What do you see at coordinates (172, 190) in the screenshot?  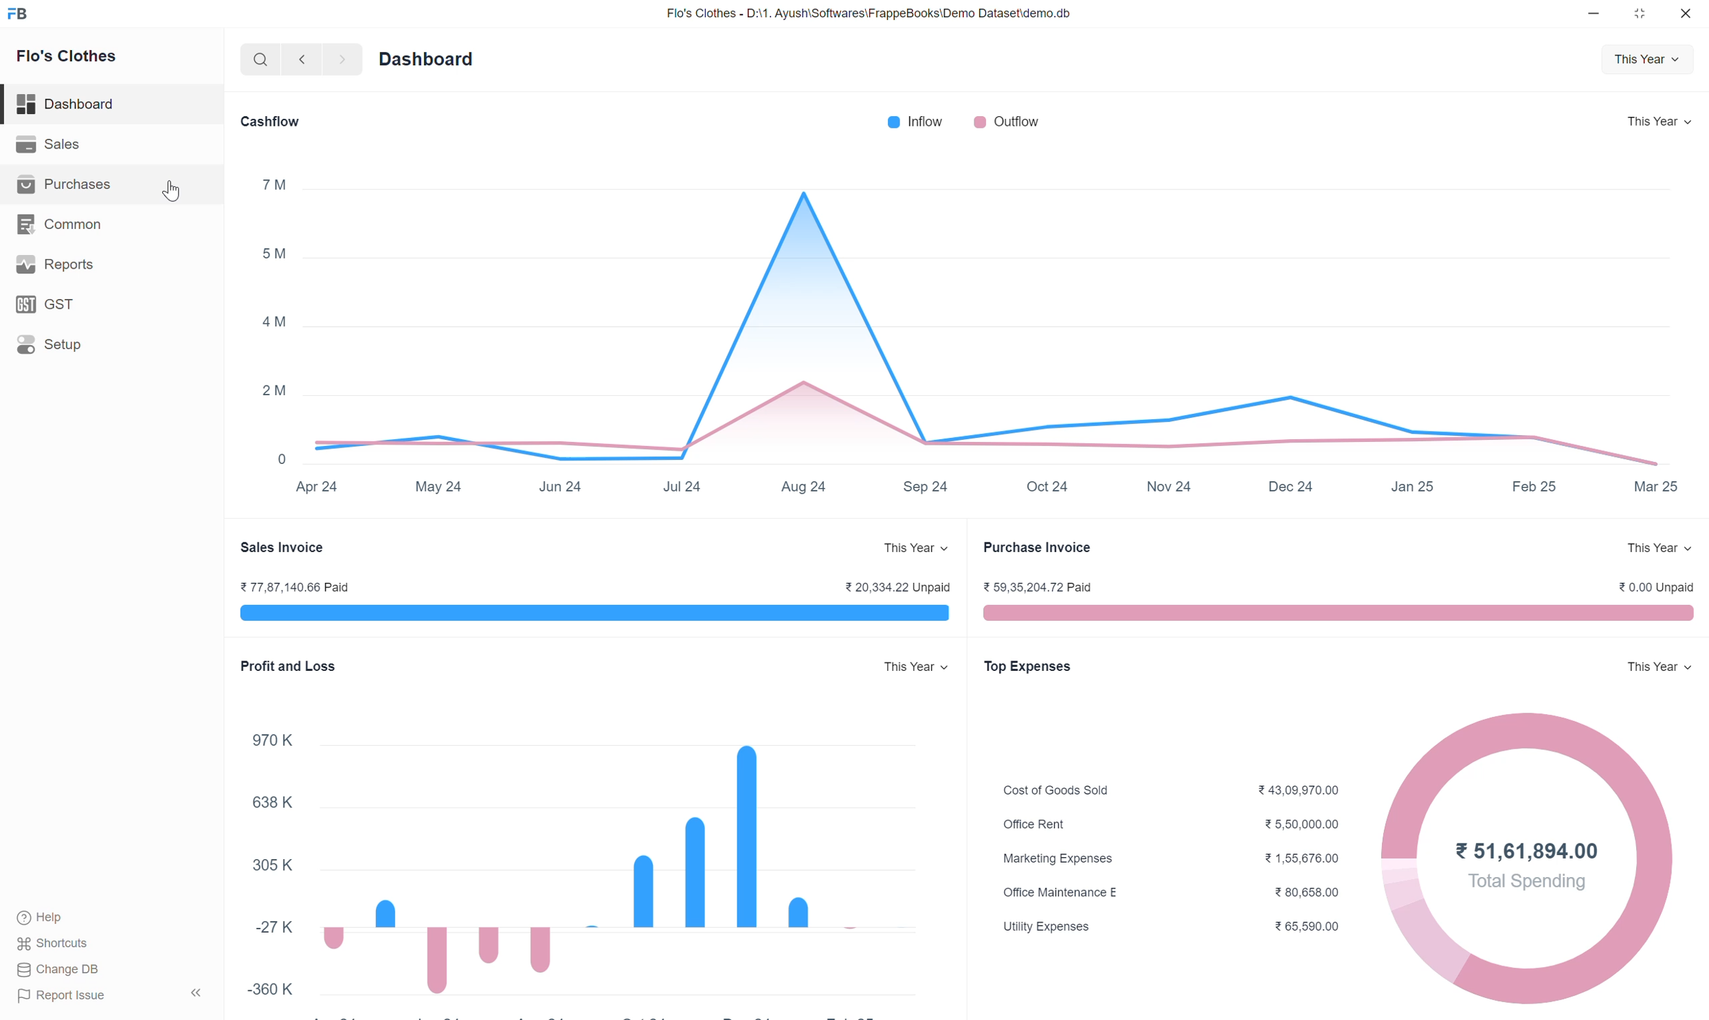 I see `cursor` at bounding box center [172, 190].